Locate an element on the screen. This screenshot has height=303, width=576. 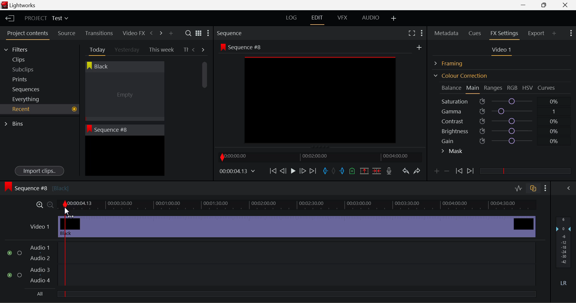
slider is located at coordinates (525, 171).